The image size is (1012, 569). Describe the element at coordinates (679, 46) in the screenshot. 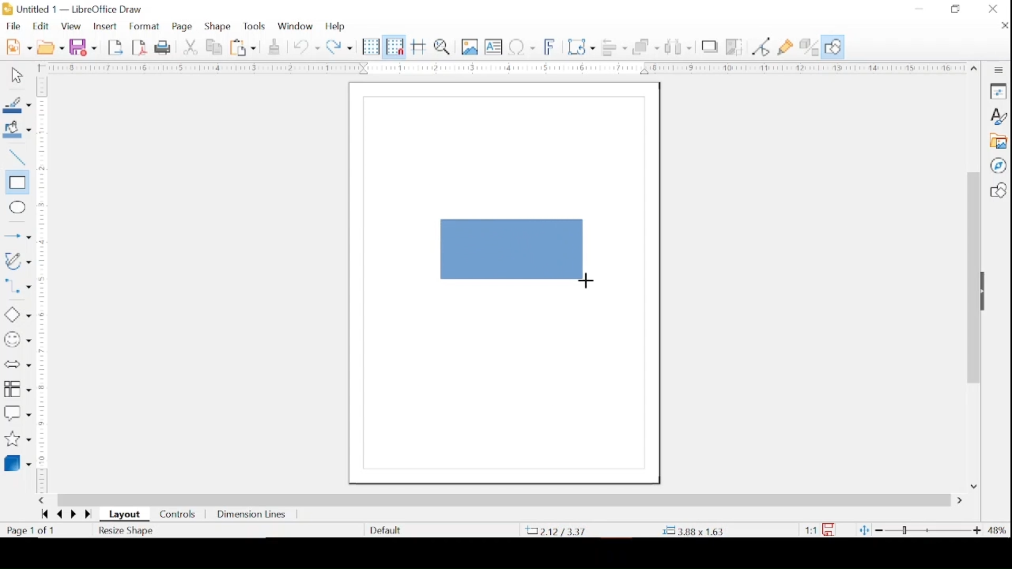

I see `select at least three objects to distribute` at that location.